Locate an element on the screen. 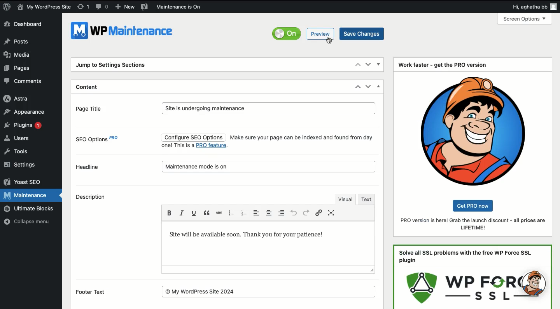 Image resolution: width=560 pixels, height=309 pixels. Make sure your page can be indexed and found from day is located at coordinates (301, 137).